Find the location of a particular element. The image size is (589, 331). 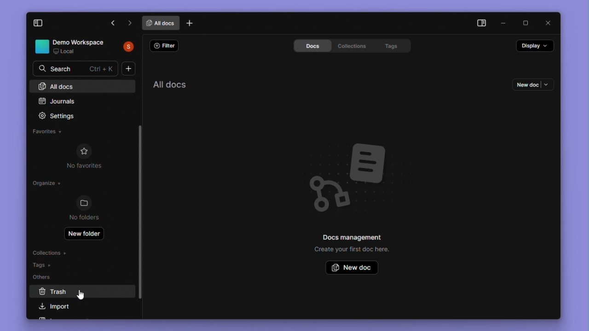

next tab is located at coordinates (131, 23).